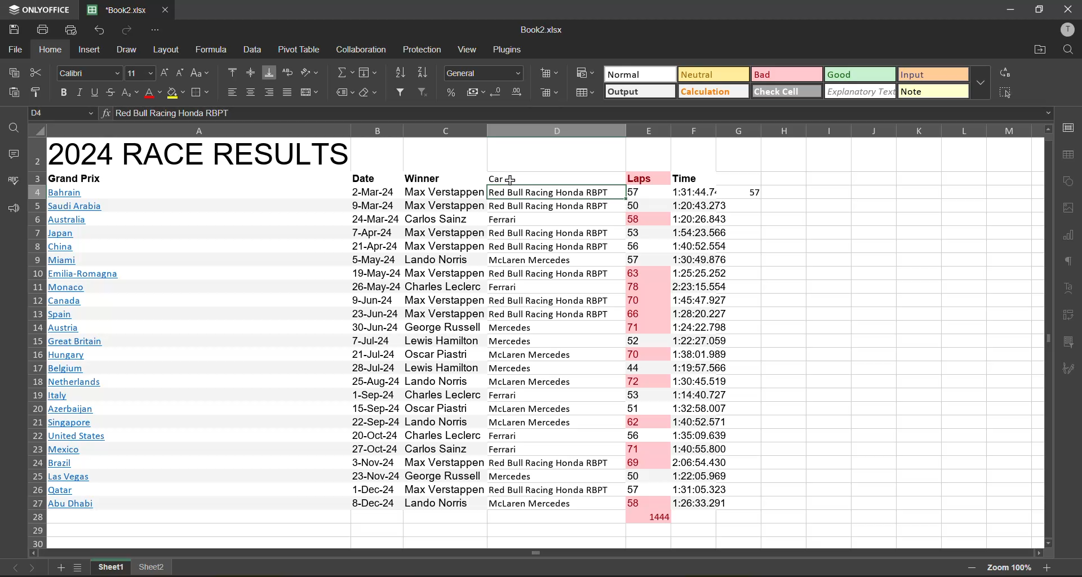 This screenshot has height=577, width=1082. What do you see at coordinates (982, 83) in the screenshot?
I see `more options` at bounding box center [982, 83].